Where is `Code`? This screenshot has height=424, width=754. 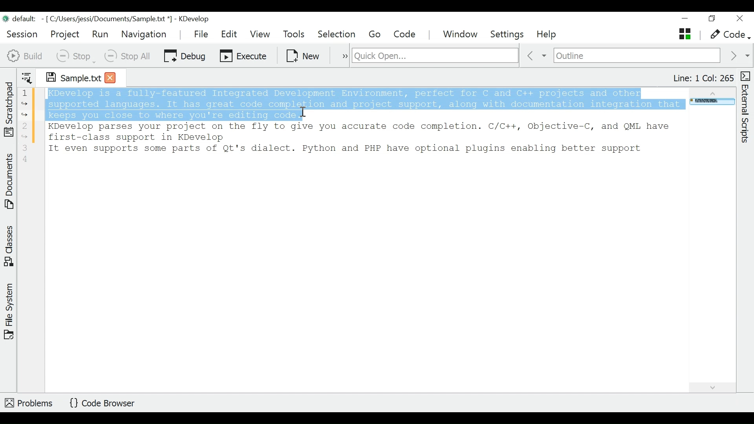 Code is located at coordinates (729, 35).